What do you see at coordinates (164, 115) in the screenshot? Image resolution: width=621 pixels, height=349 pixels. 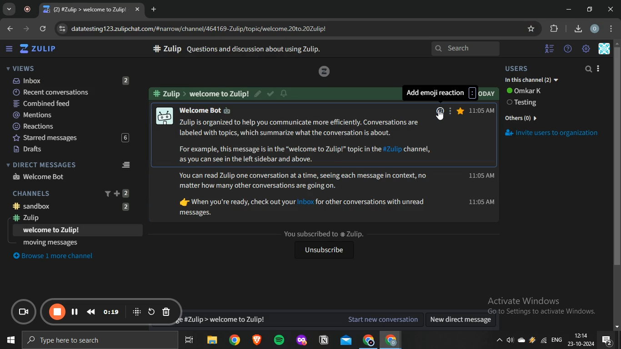 I see `channel image` at bounding box center [164, 115].